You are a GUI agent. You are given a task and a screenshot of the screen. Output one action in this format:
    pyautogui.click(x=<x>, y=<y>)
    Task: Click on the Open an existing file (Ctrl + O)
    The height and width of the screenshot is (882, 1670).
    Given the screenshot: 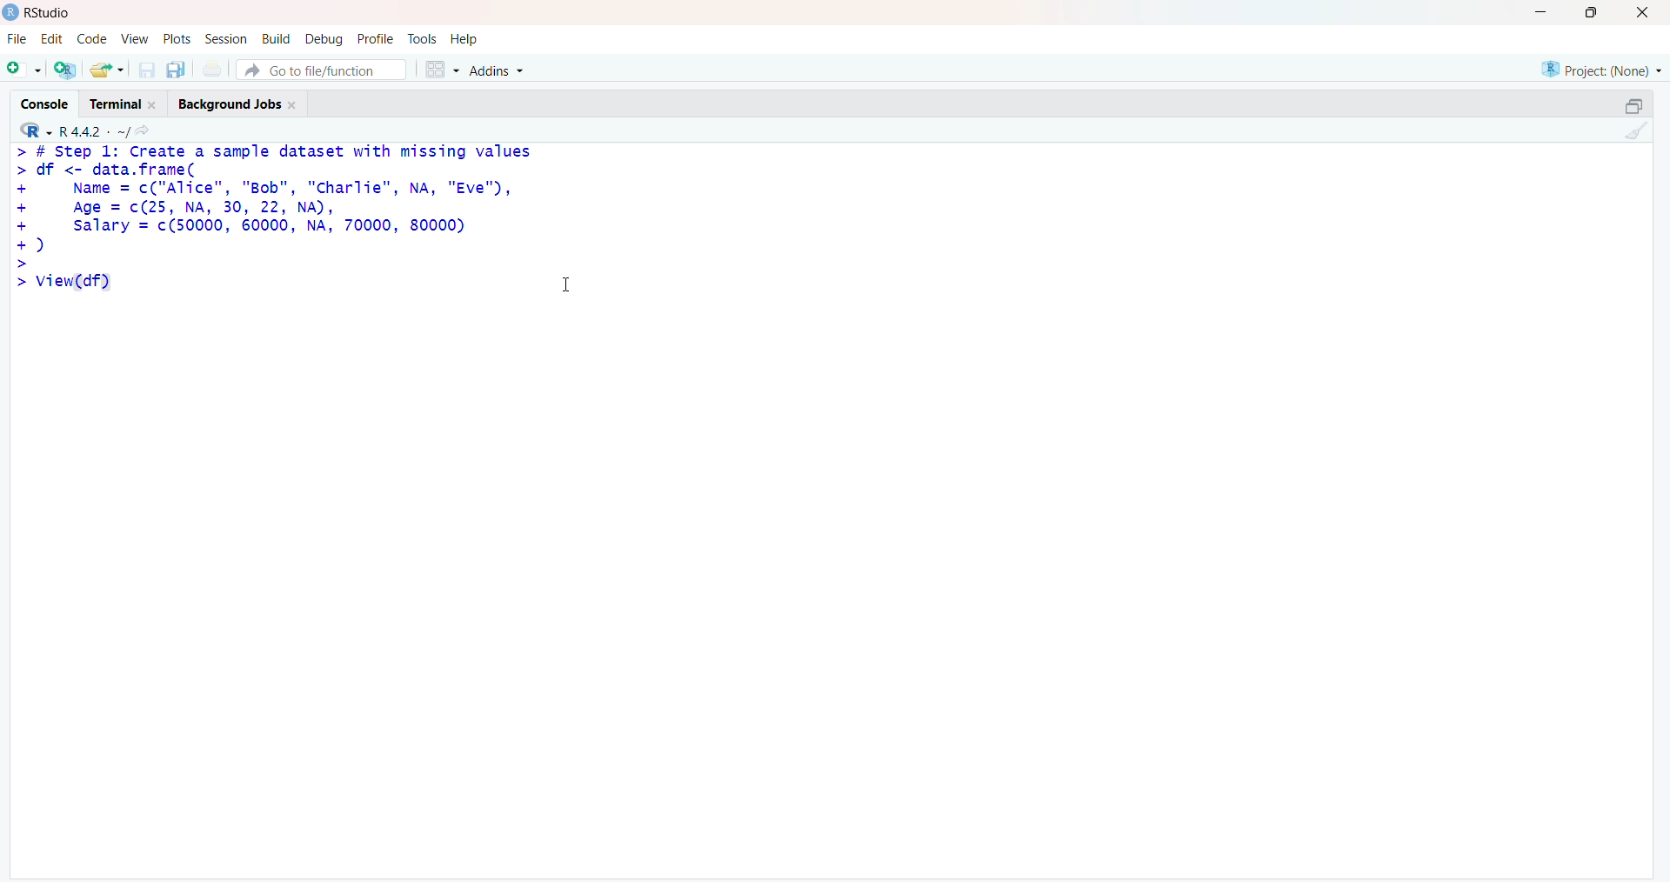 What is the action you would take?
    pyautogui.click(x=104, y=70)
    